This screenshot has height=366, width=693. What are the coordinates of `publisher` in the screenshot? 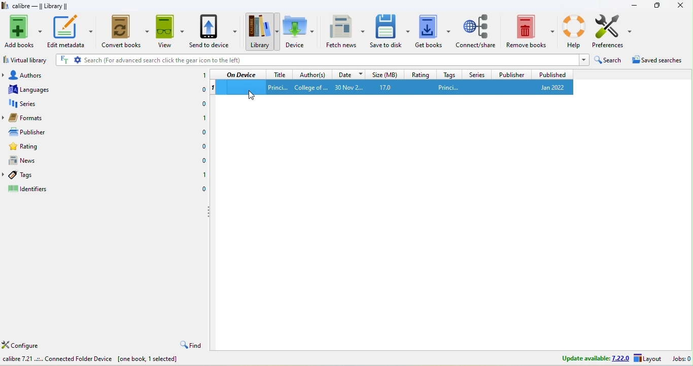 It's located at (510, 74).